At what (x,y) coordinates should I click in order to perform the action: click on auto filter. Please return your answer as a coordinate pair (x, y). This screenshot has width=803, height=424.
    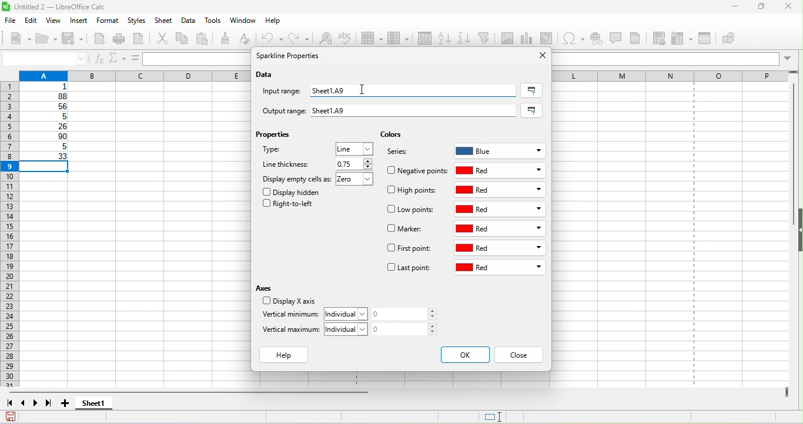
    Looking at the image, I should click on (486, 38).